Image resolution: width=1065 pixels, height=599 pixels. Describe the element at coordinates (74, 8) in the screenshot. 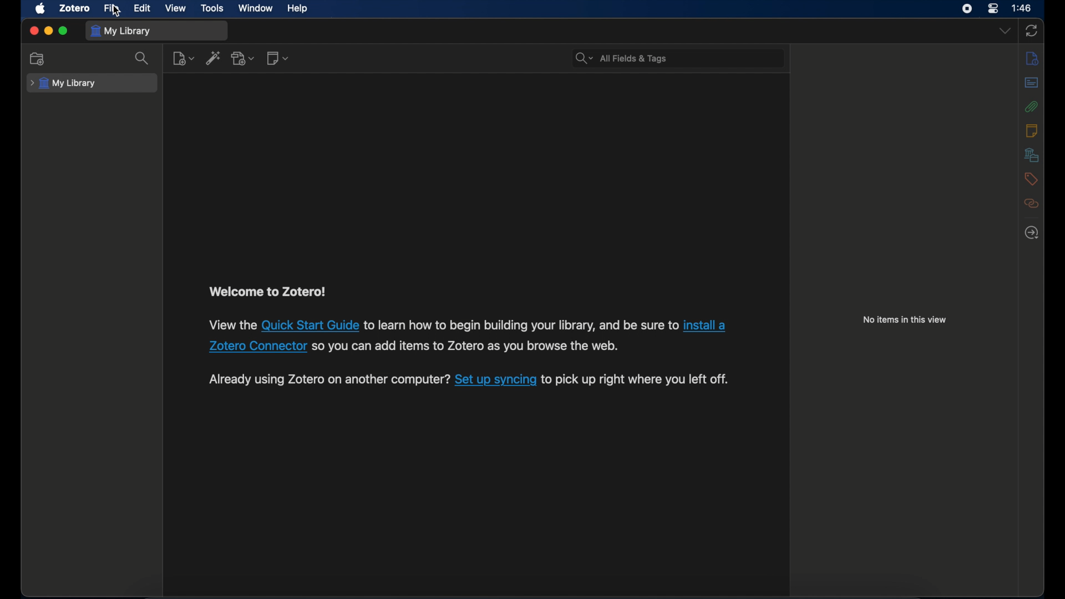

I see `zotero` at that location.